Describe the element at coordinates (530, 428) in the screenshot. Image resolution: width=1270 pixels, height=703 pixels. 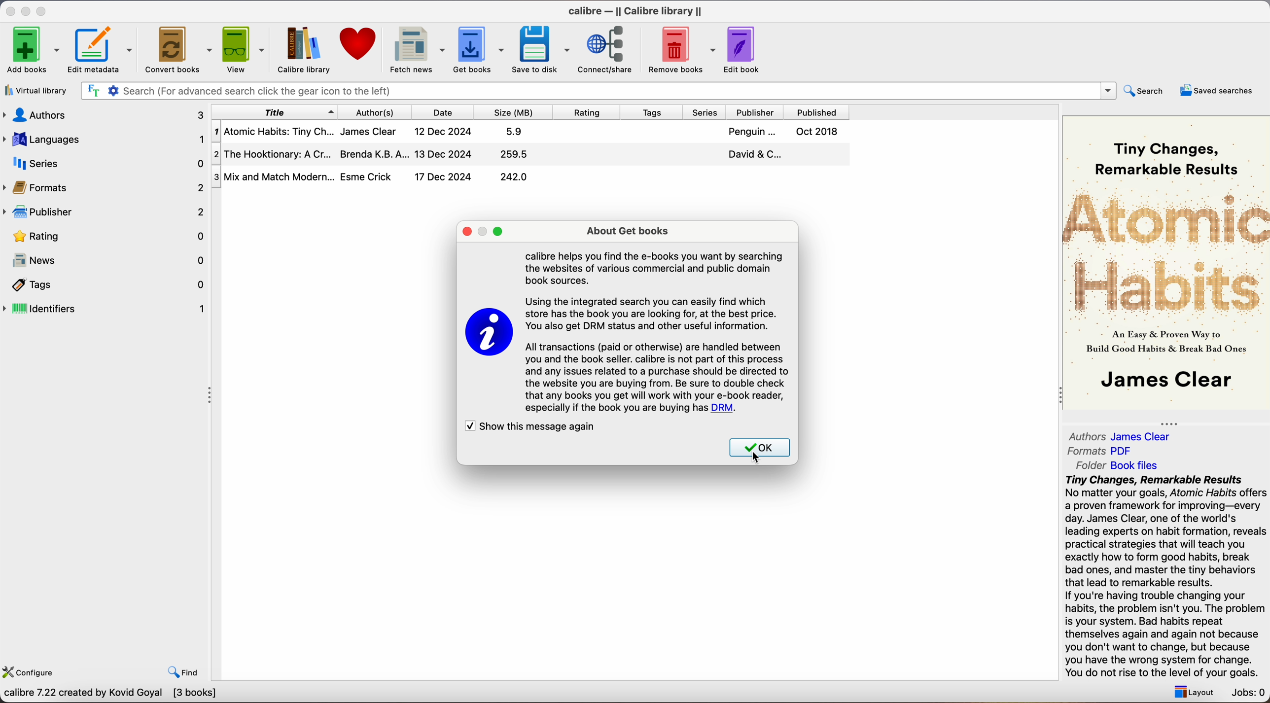
I see `show this message` at that location.